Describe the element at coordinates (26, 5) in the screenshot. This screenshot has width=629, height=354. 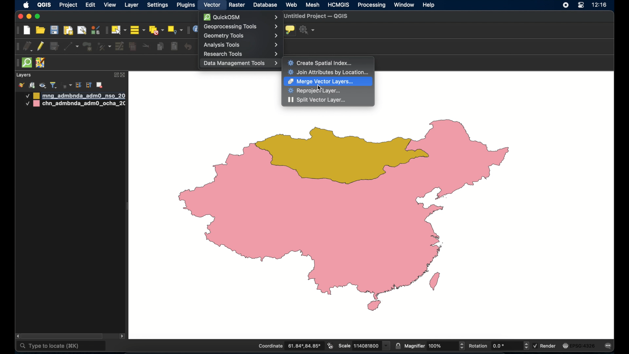
I see `apple icon` at that location.